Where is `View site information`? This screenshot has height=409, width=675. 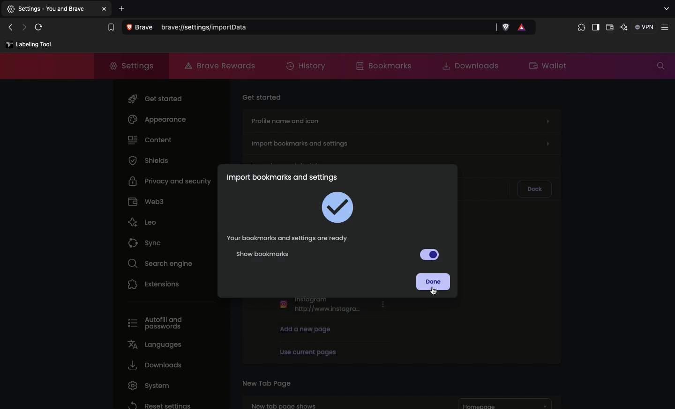
View site information is located at coordinates (142, 28).